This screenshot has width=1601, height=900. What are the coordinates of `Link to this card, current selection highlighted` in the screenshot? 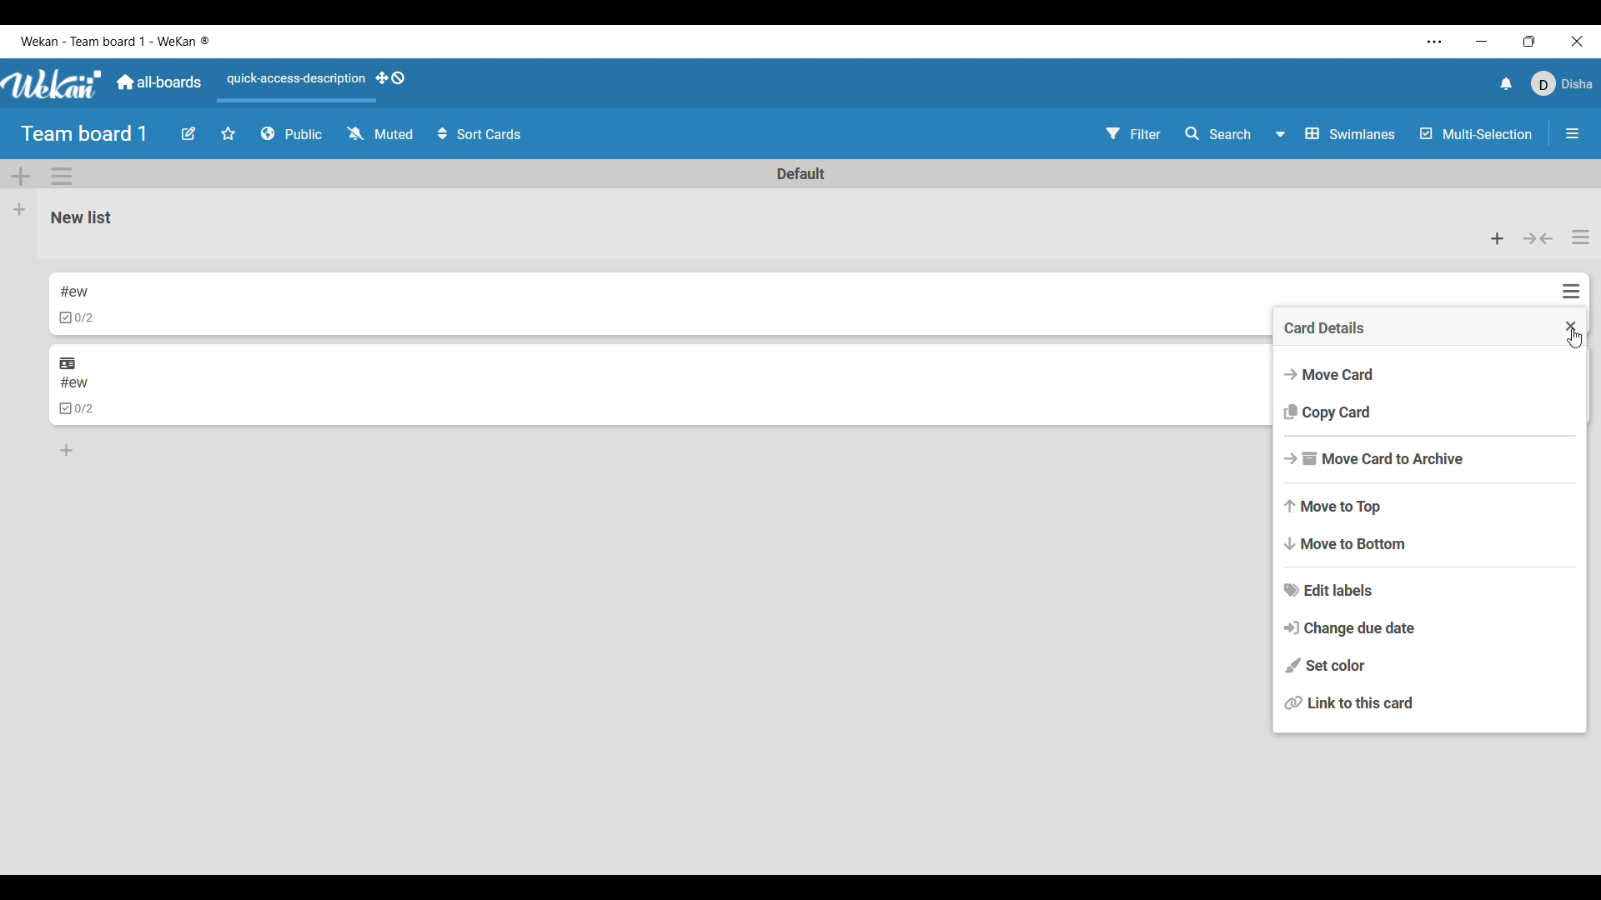 It's located at (1429, 702).